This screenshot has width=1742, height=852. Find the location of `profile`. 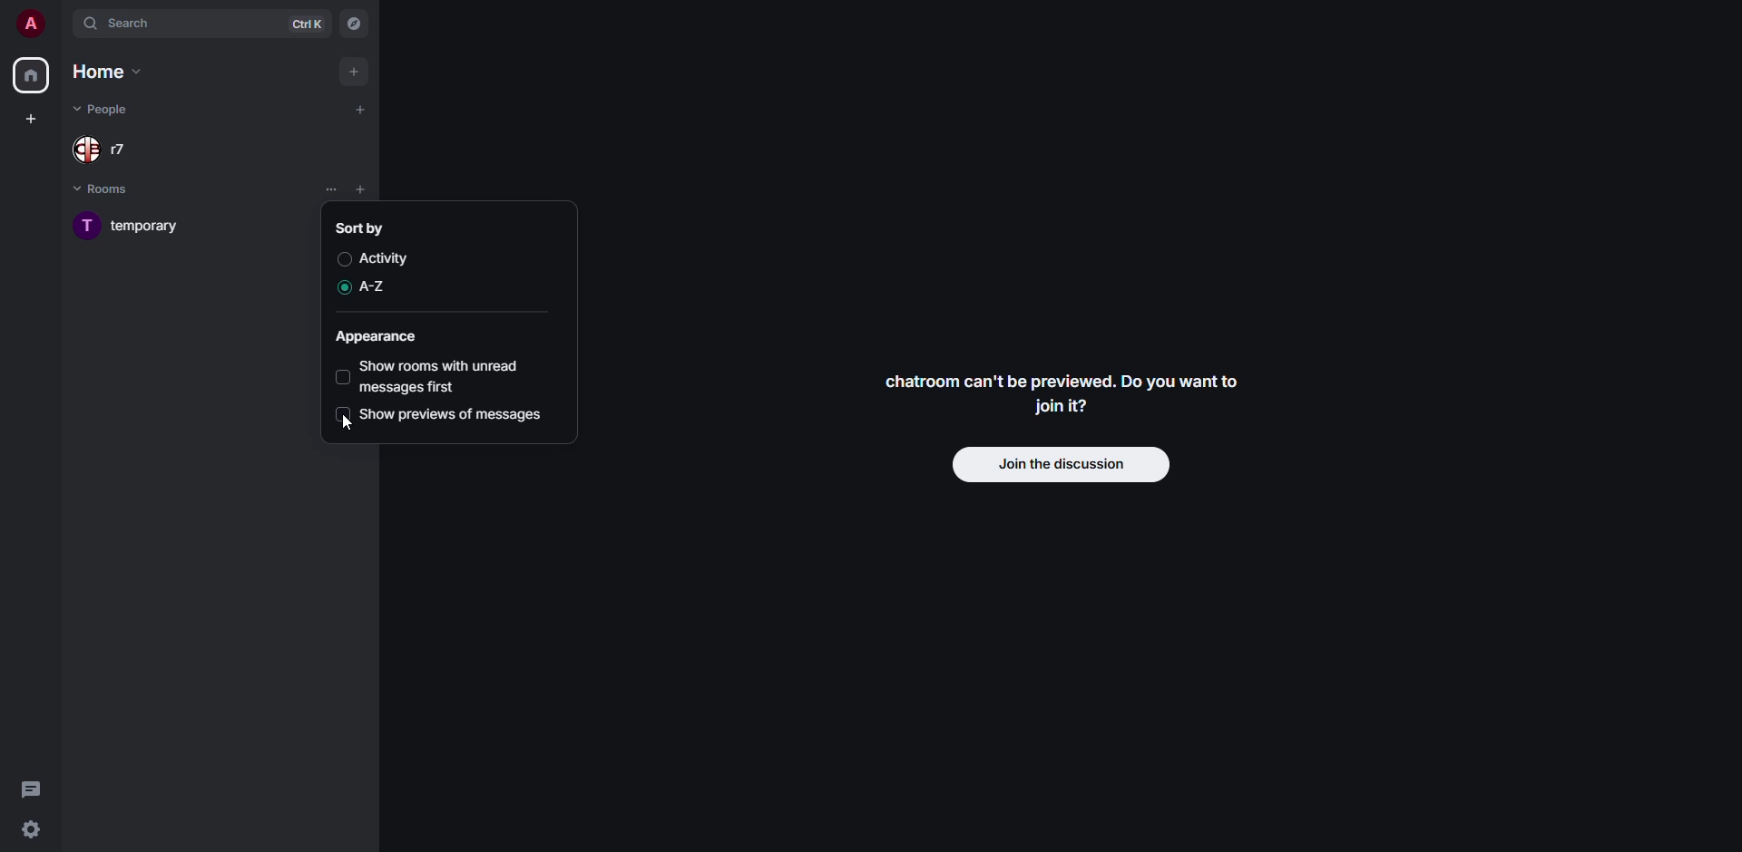

profile is located at coordinates (29, 24).